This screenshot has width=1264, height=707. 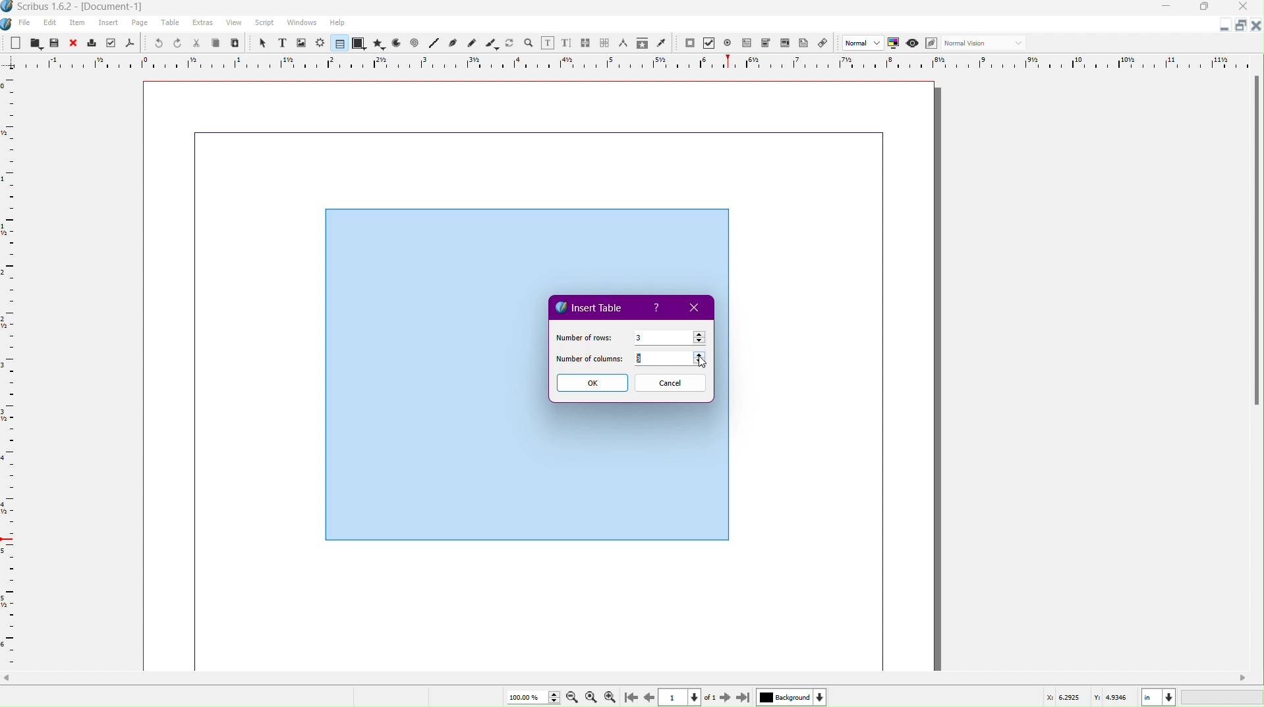 What do you see at coordinates (567, 42) in the screenshot?
I see `Edit Text with Story Editor` at bounding box center [567, 42].